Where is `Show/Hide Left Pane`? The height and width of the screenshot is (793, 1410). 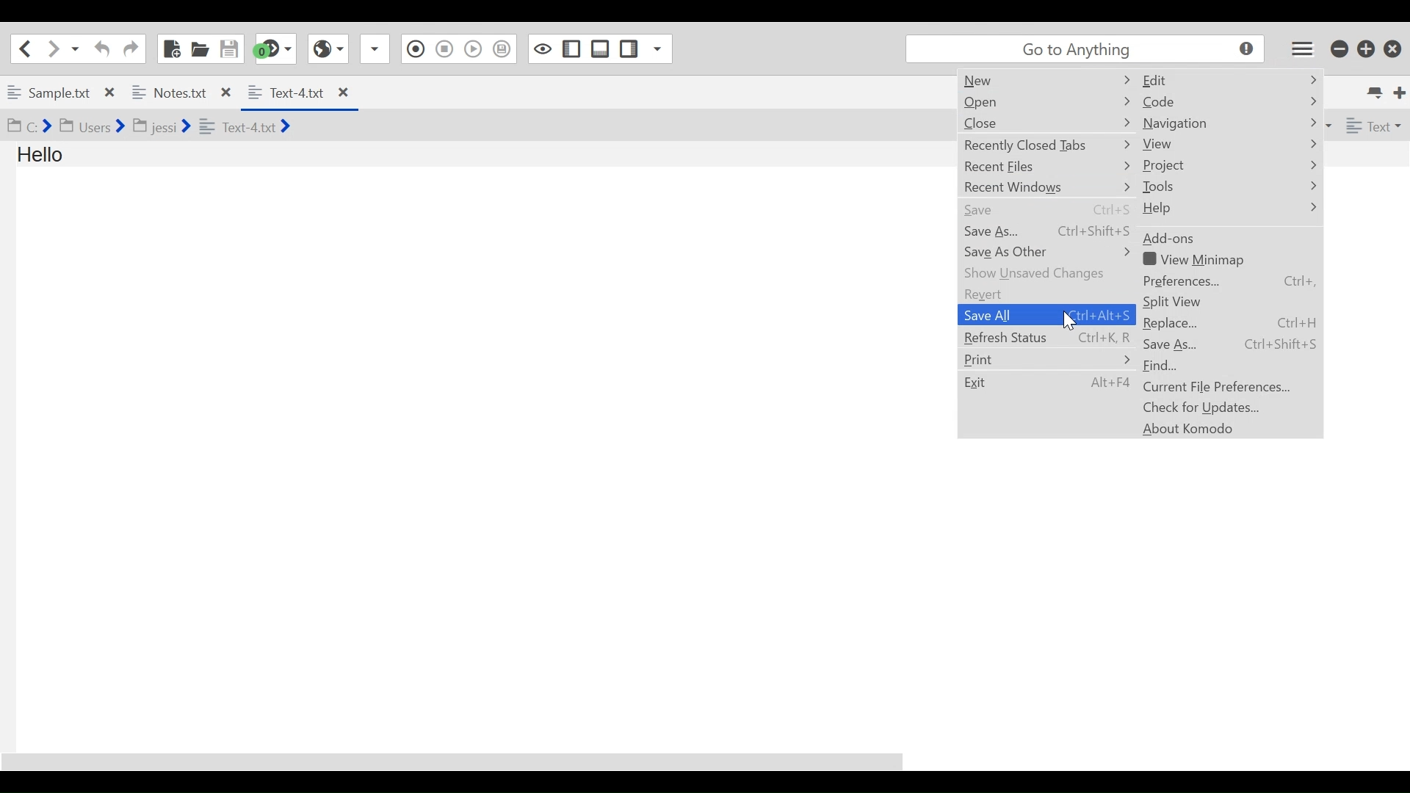
Show/Hide Left Pane is located at coordinates (571, 49).